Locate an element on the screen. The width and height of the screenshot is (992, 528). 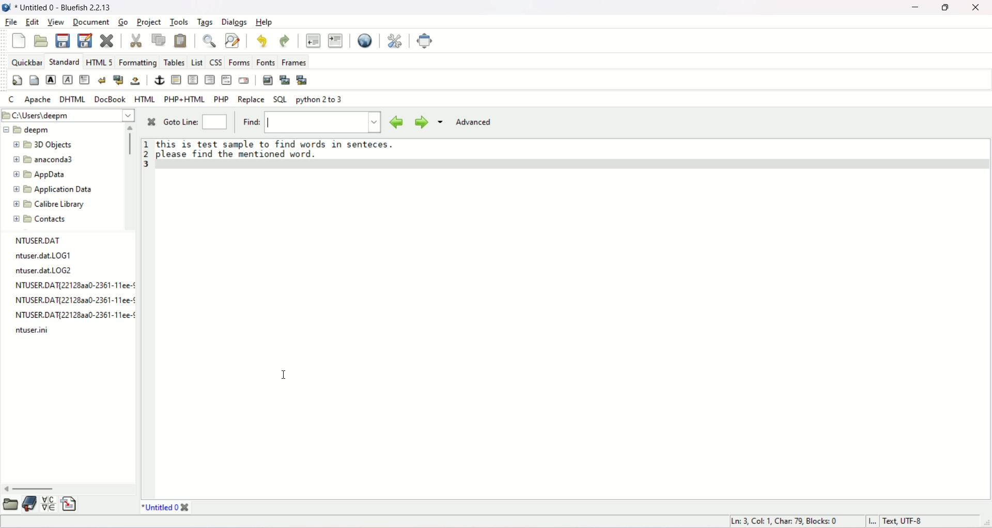
tags is located at coordinates (206, 22).